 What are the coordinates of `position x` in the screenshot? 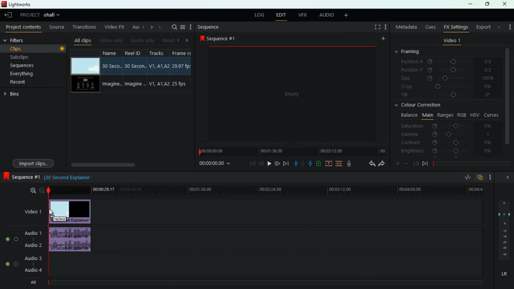 It's located at (451, 62).